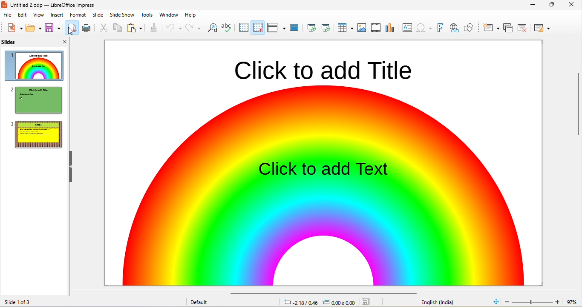 Image resolution: width=582 pixels, height=307 pixels. What do you see at coordinates (578, 114) in the screenshot?
I see `vertical scroll bar` at bounding box center [578, 114].